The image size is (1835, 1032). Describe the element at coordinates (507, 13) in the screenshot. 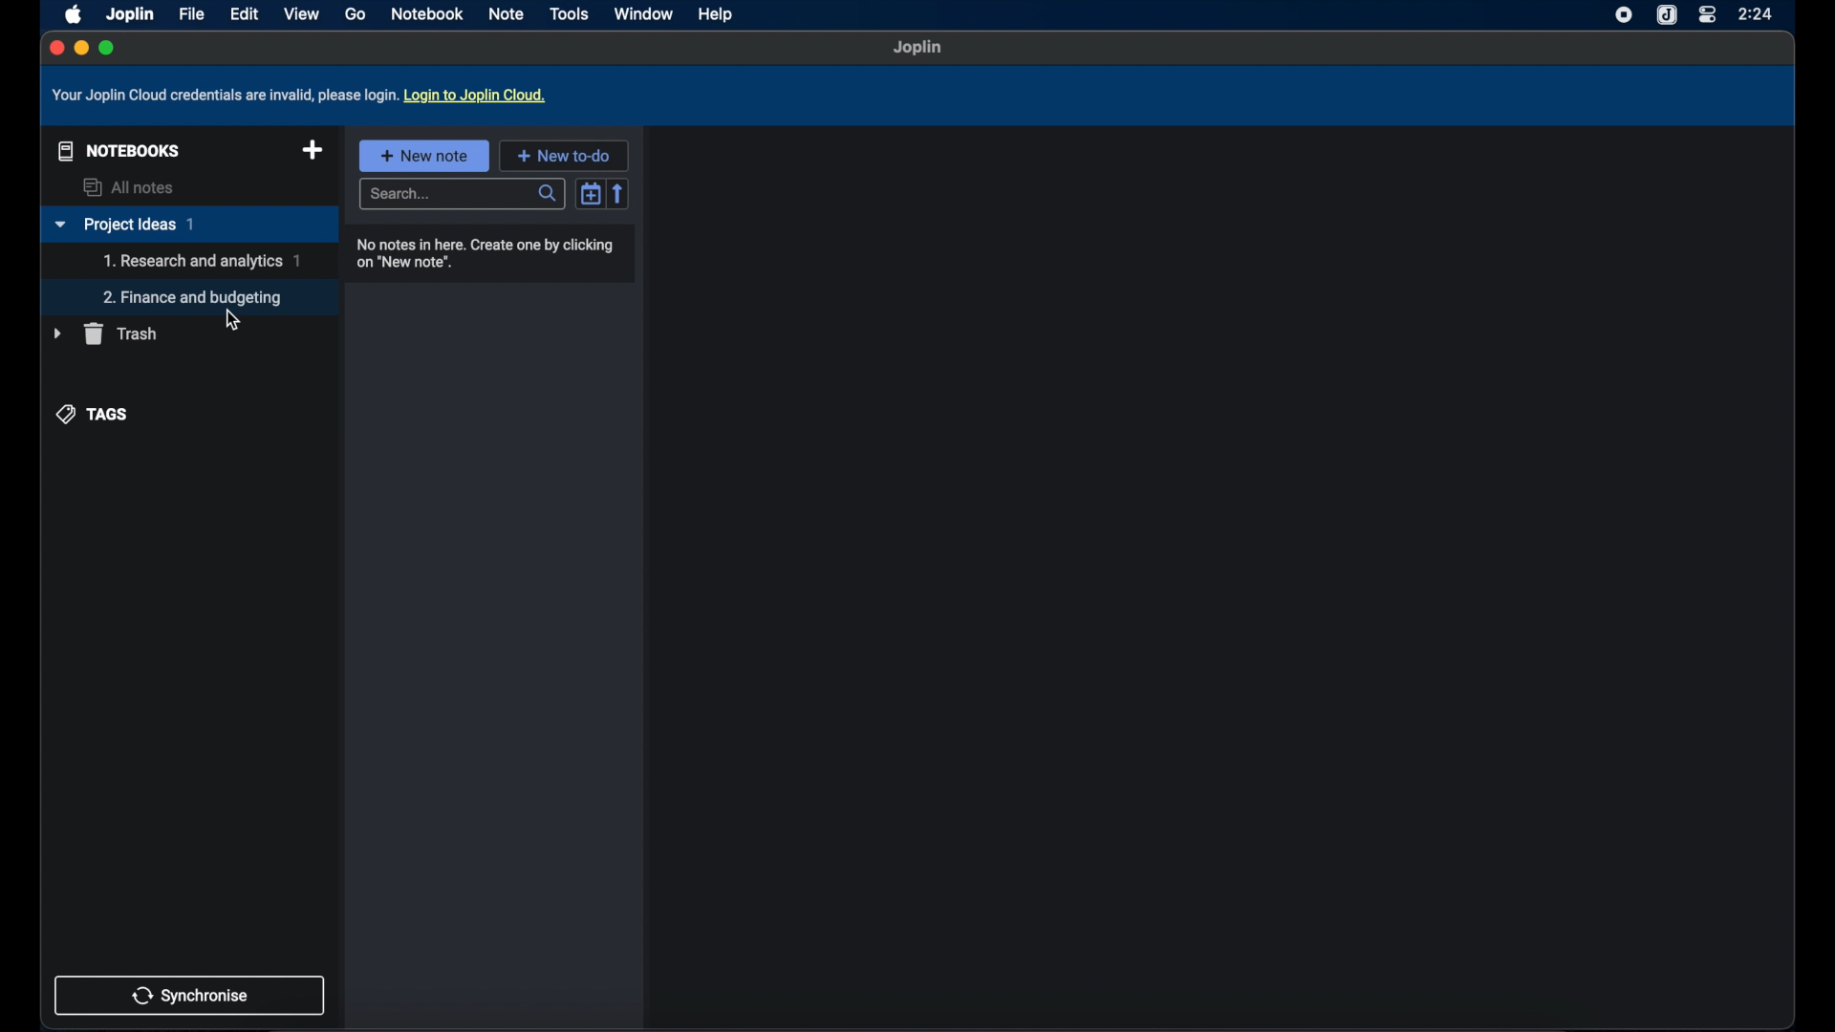

I see `note` at that location.